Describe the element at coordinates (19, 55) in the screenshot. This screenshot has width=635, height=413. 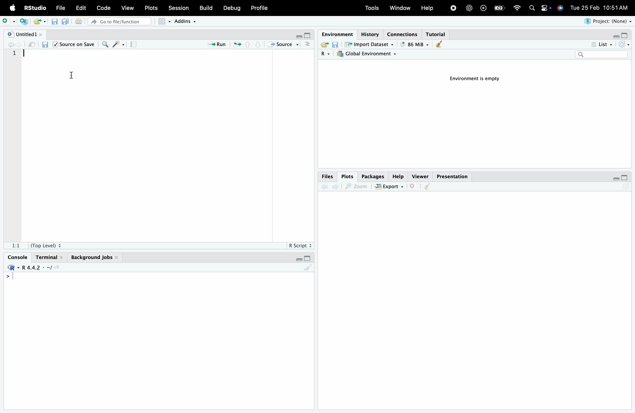
I see `1` at that location.